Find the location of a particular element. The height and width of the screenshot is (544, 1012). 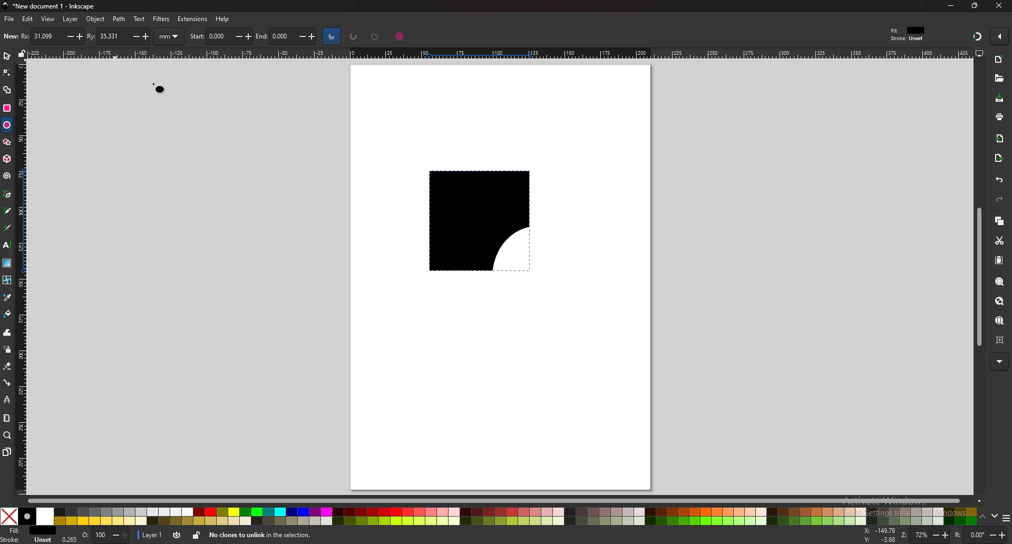

horizontal ruler is located at coordinates (495, 53).